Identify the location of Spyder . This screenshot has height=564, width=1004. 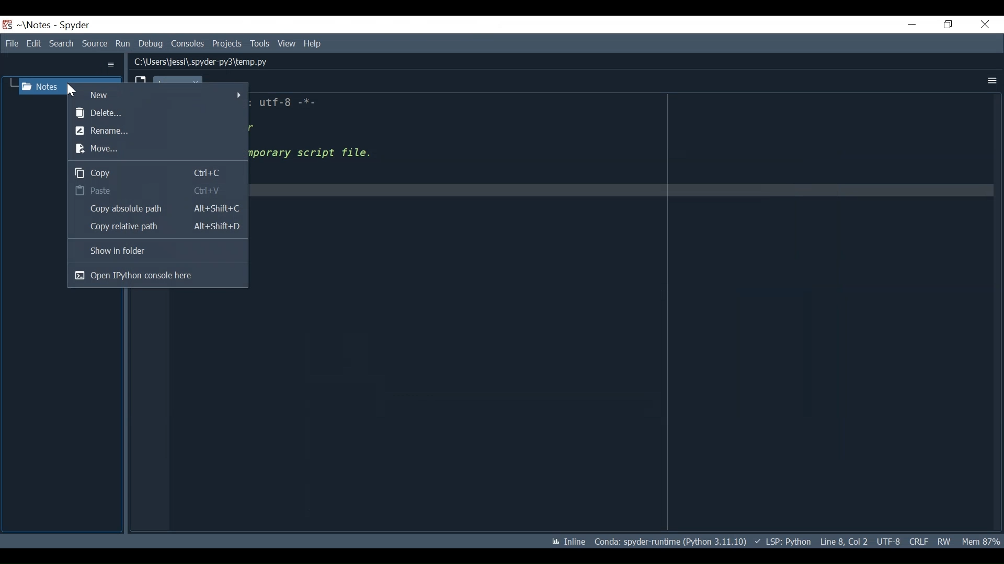
(74, 26).